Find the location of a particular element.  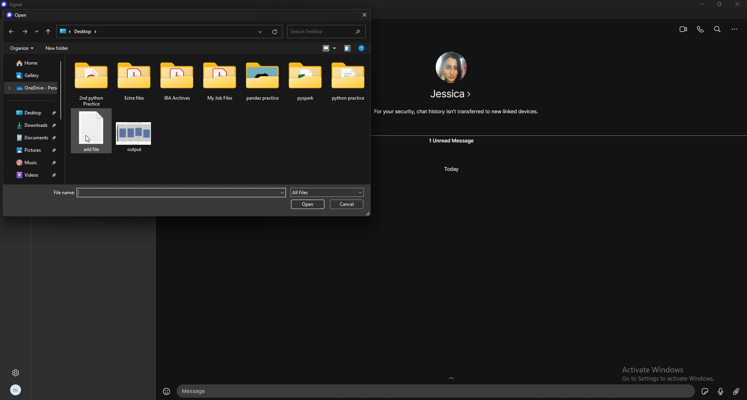

voice type is located at coordinates (721, 392).